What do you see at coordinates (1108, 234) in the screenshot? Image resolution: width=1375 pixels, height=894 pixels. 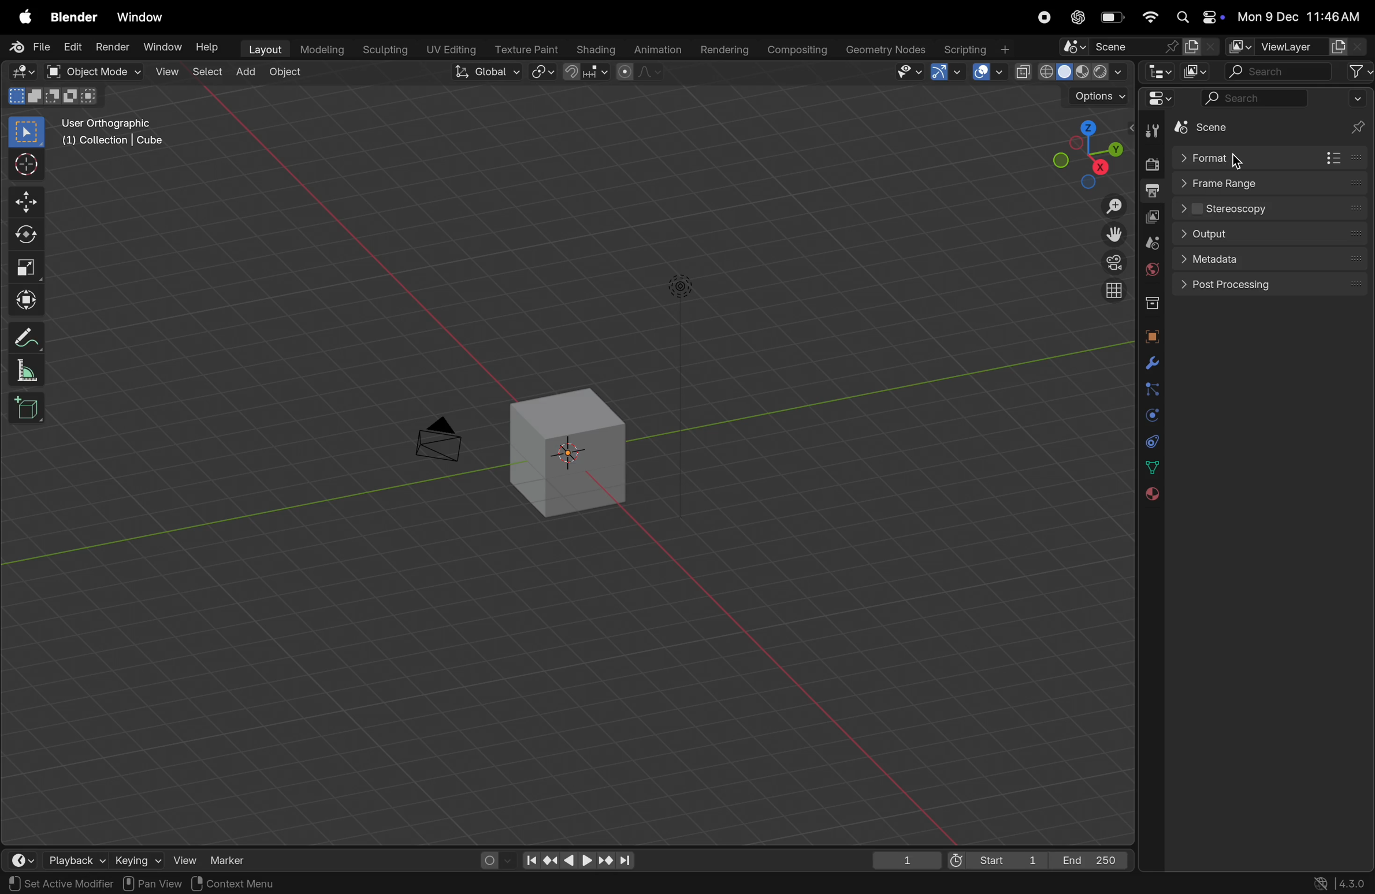 I see `move the view` at bounding box center [1108, 234].